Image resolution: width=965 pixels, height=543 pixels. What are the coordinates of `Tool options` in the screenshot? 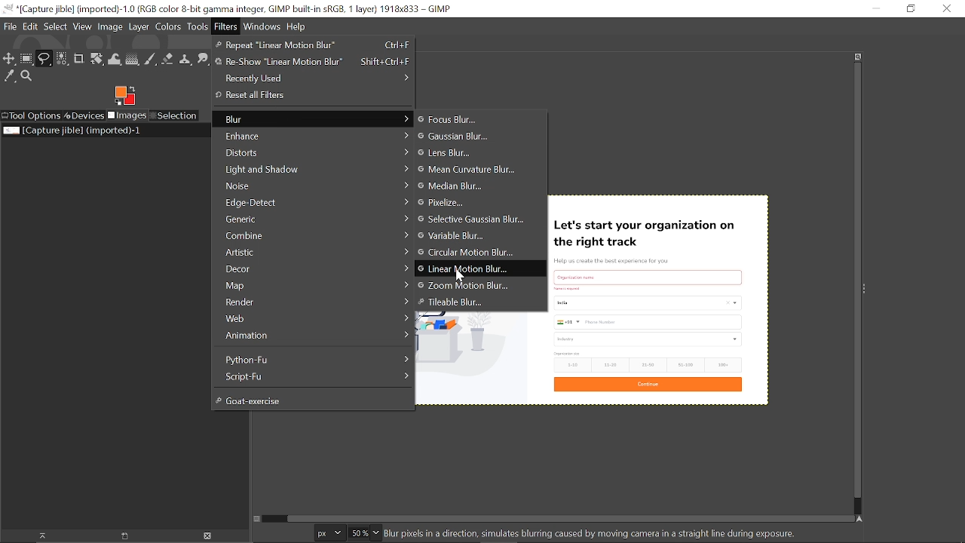 It's located at (31, 116).